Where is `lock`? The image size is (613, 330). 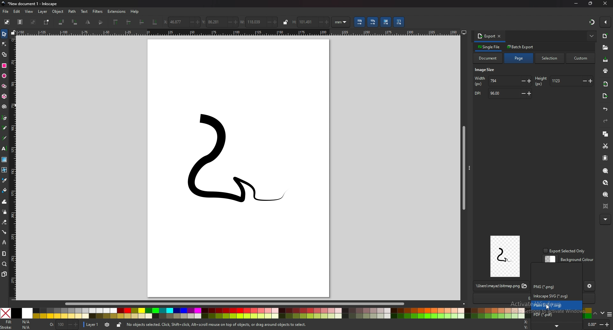
lock is located at coordinates (285, 22).